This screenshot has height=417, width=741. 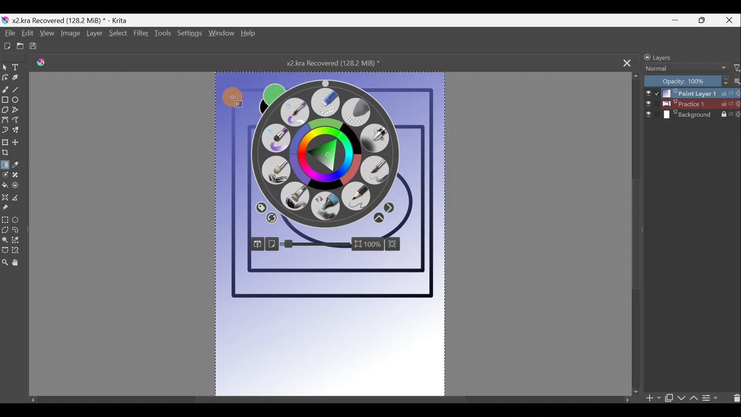 I want to click on Select, so click(x=117, y=34).